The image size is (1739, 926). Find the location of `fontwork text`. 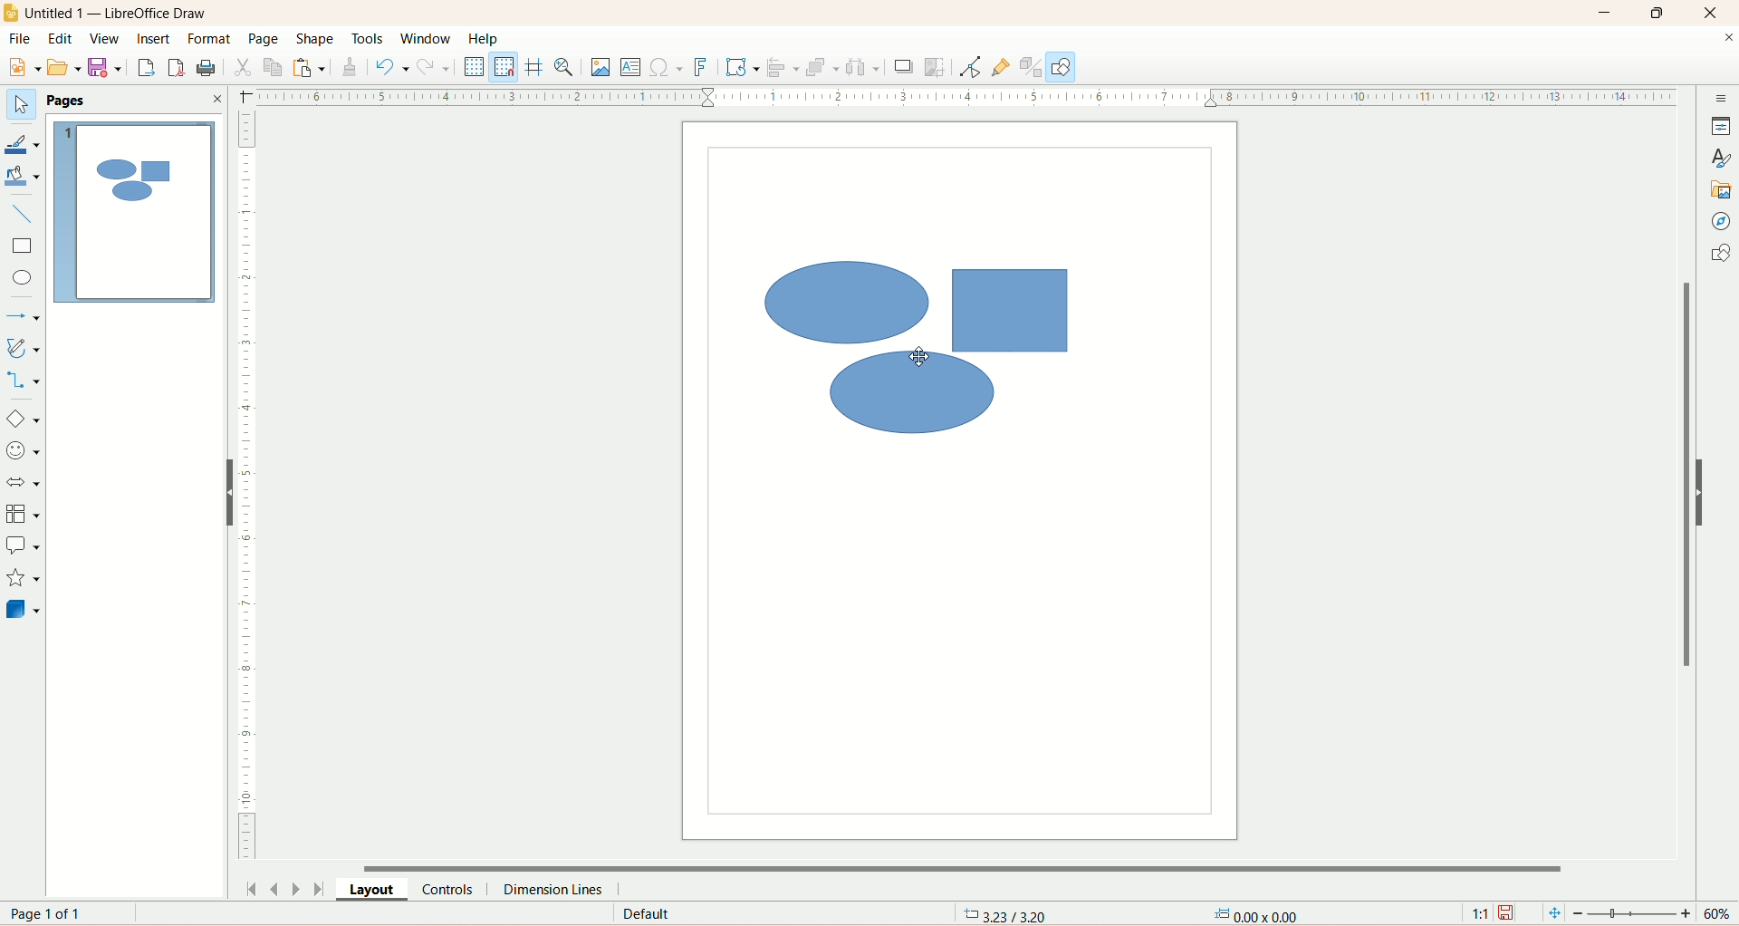

fontwork text is located at coordinates (703, 66).